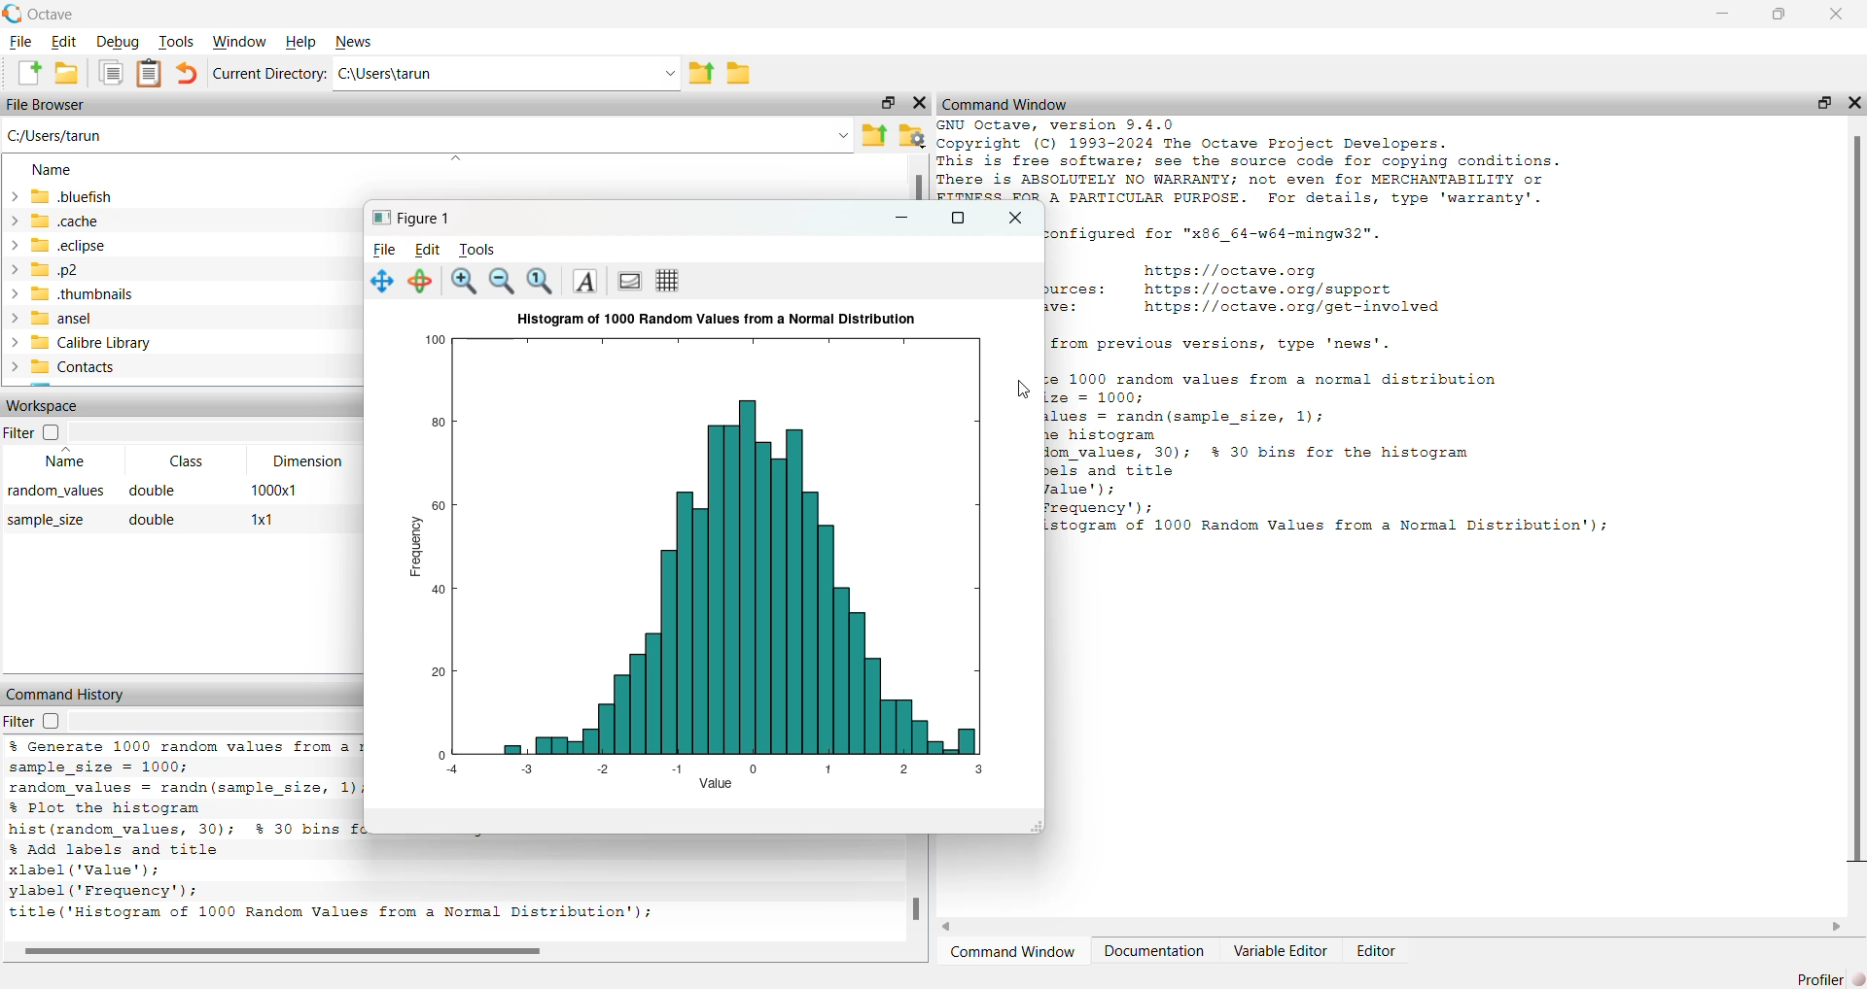 The image size is (1867, 989). Describe the element at coordinates (671, 282) in the screenshot. I see `Grid toggle` at that location.